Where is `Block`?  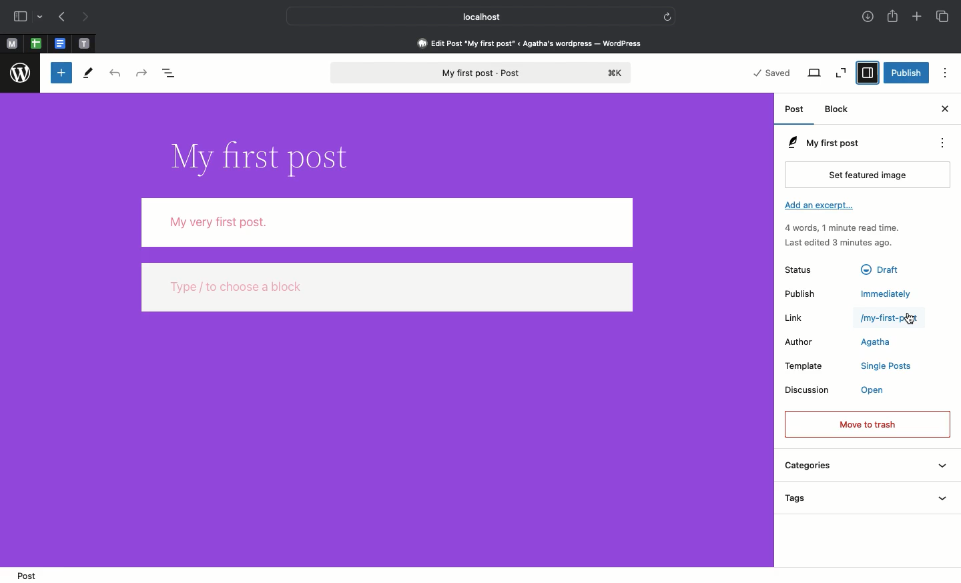
Block is located at coordinates (842, 110).